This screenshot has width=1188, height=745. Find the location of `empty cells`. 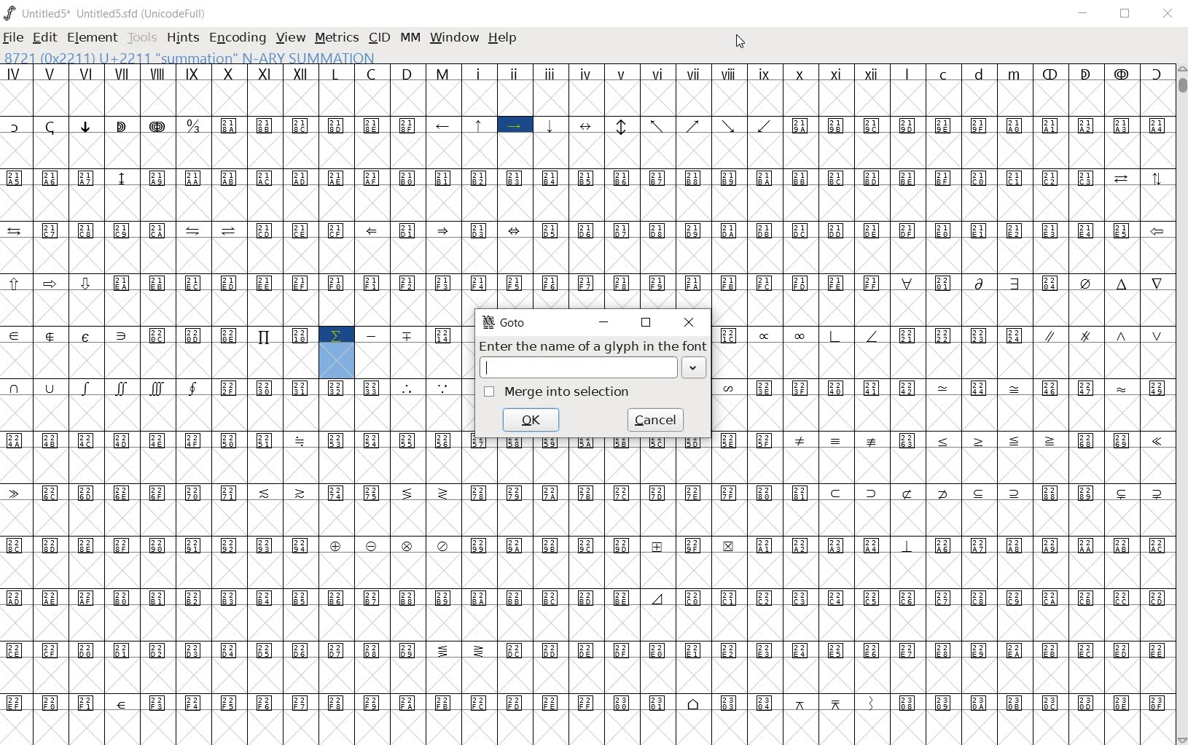

empty cells is located at coordinates (940, 413).